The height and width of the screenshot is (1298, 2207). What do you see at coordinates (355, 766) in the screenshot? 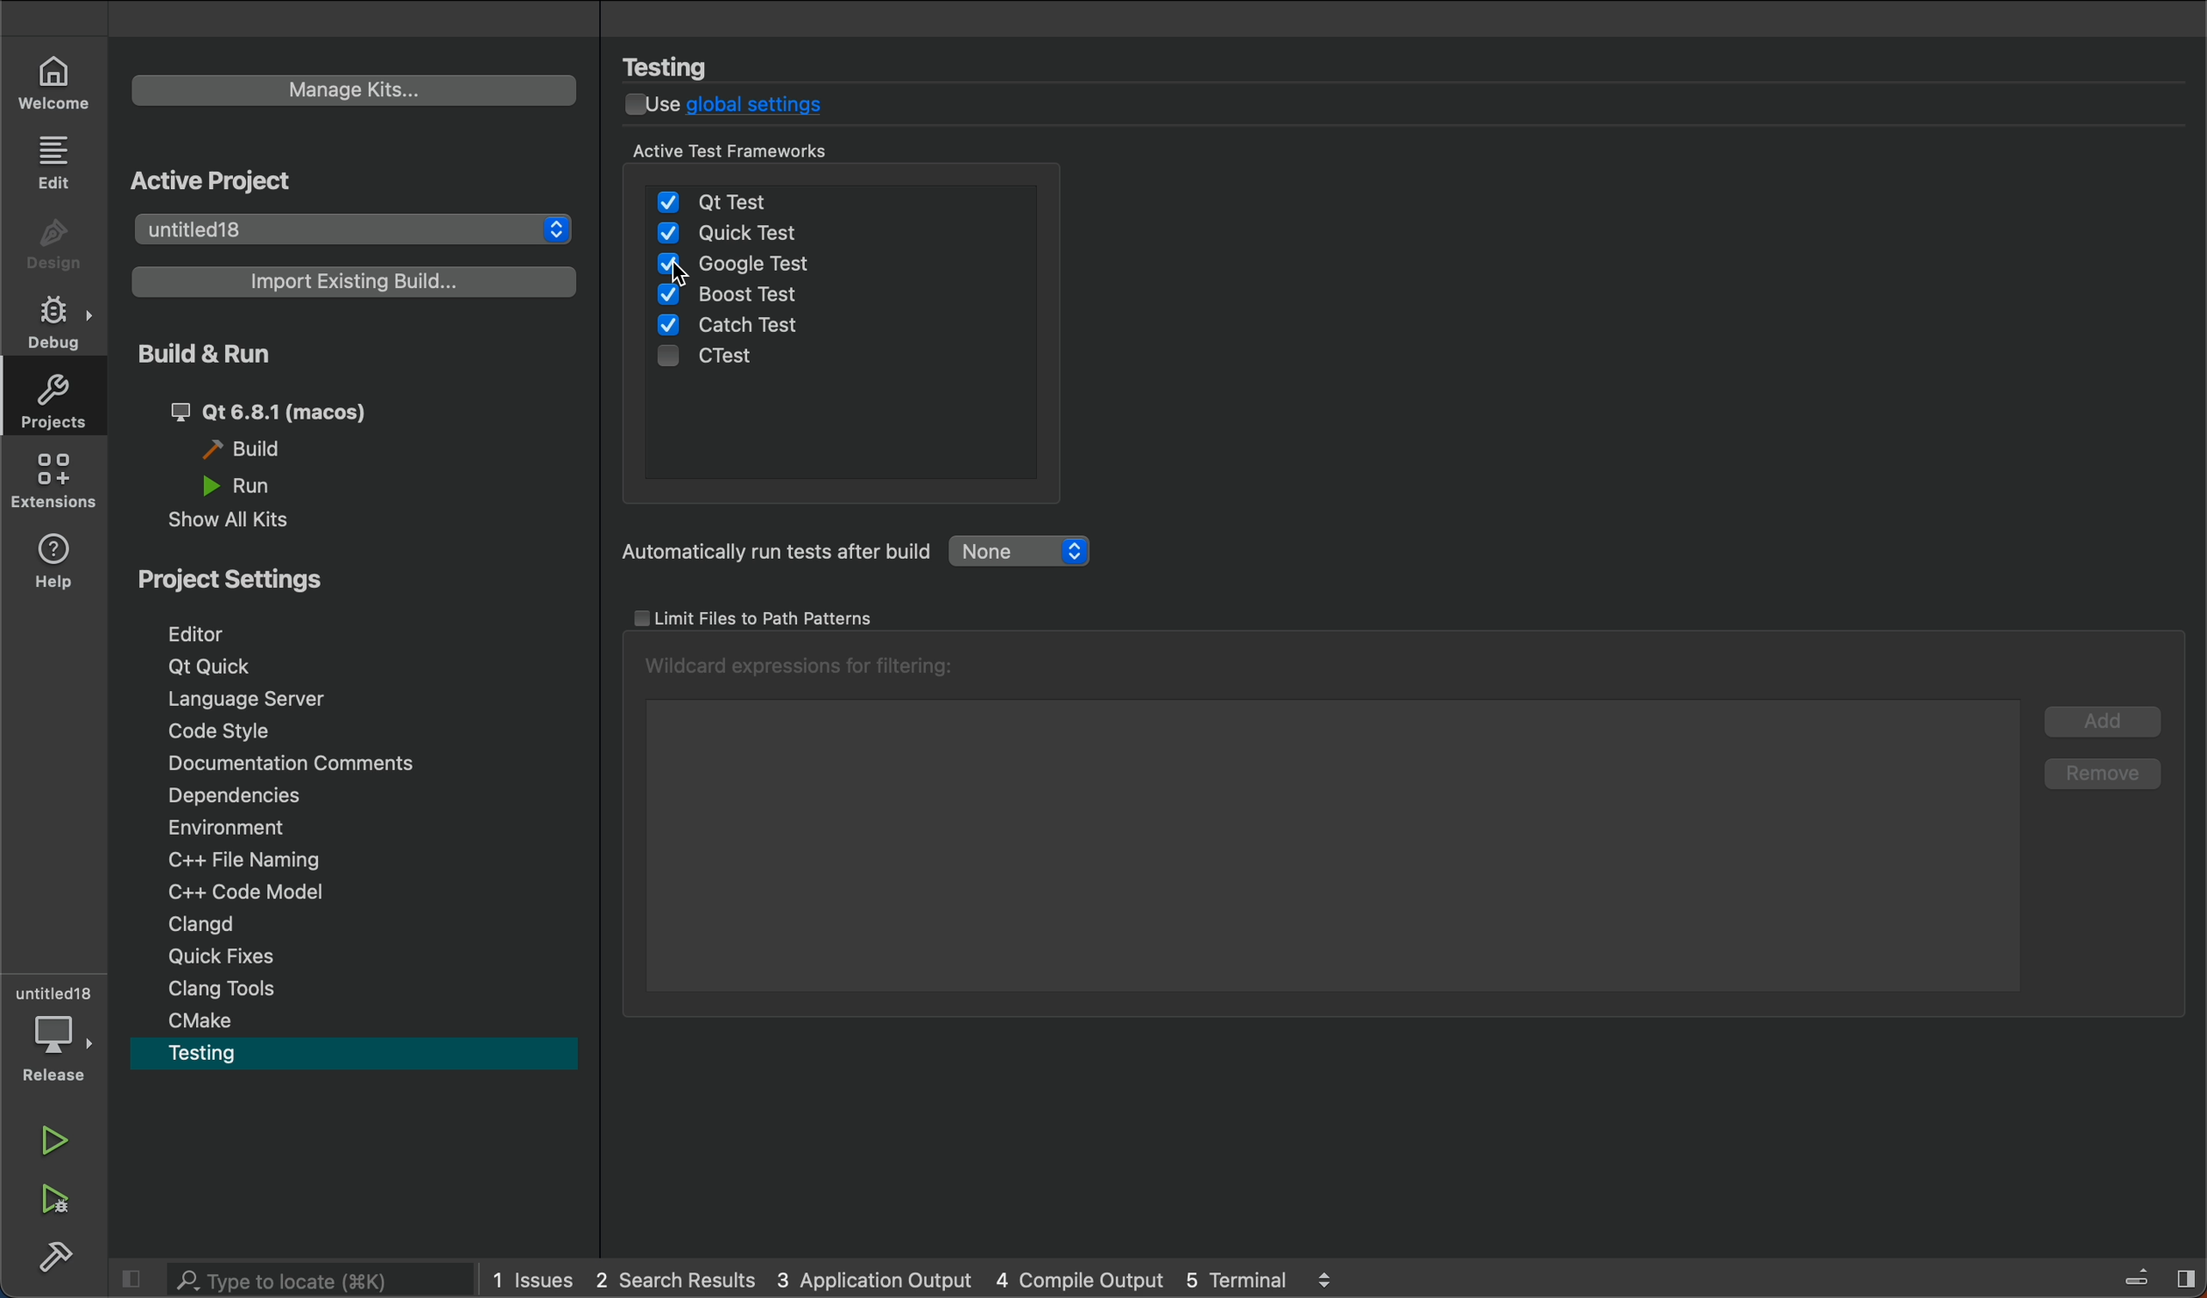
I see `commnets` at bounding box center [355, 766].